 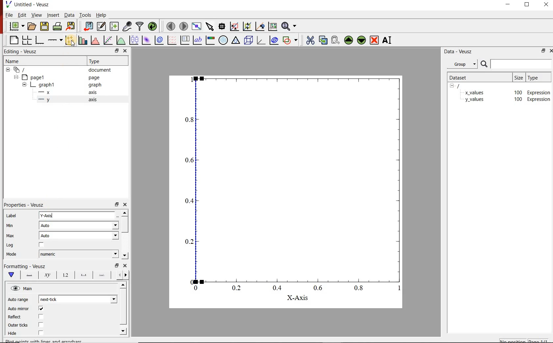 I want to click on size , so click(x=519, y=78).